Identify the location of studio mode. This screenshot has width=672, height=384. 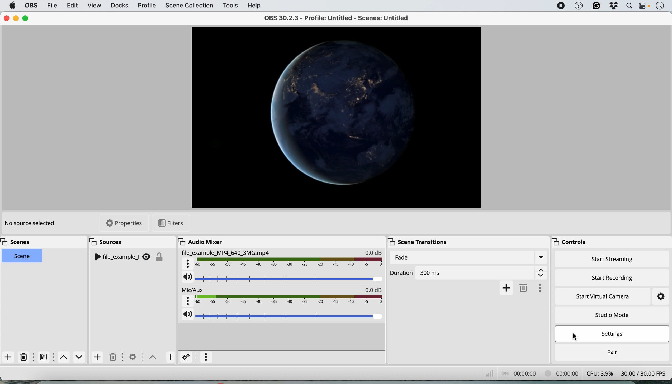
(612, 315).